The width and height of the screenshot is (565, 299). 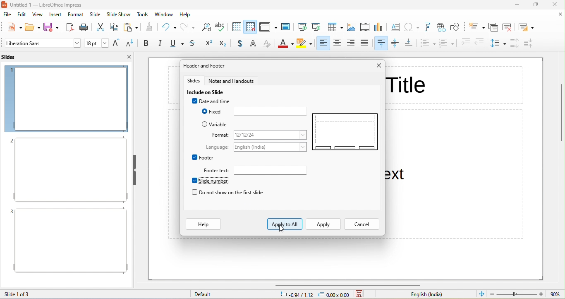 What do you see at coordinates (287, 27) in the screenshot?
I see `master slide` at bounding box center [287, 27].